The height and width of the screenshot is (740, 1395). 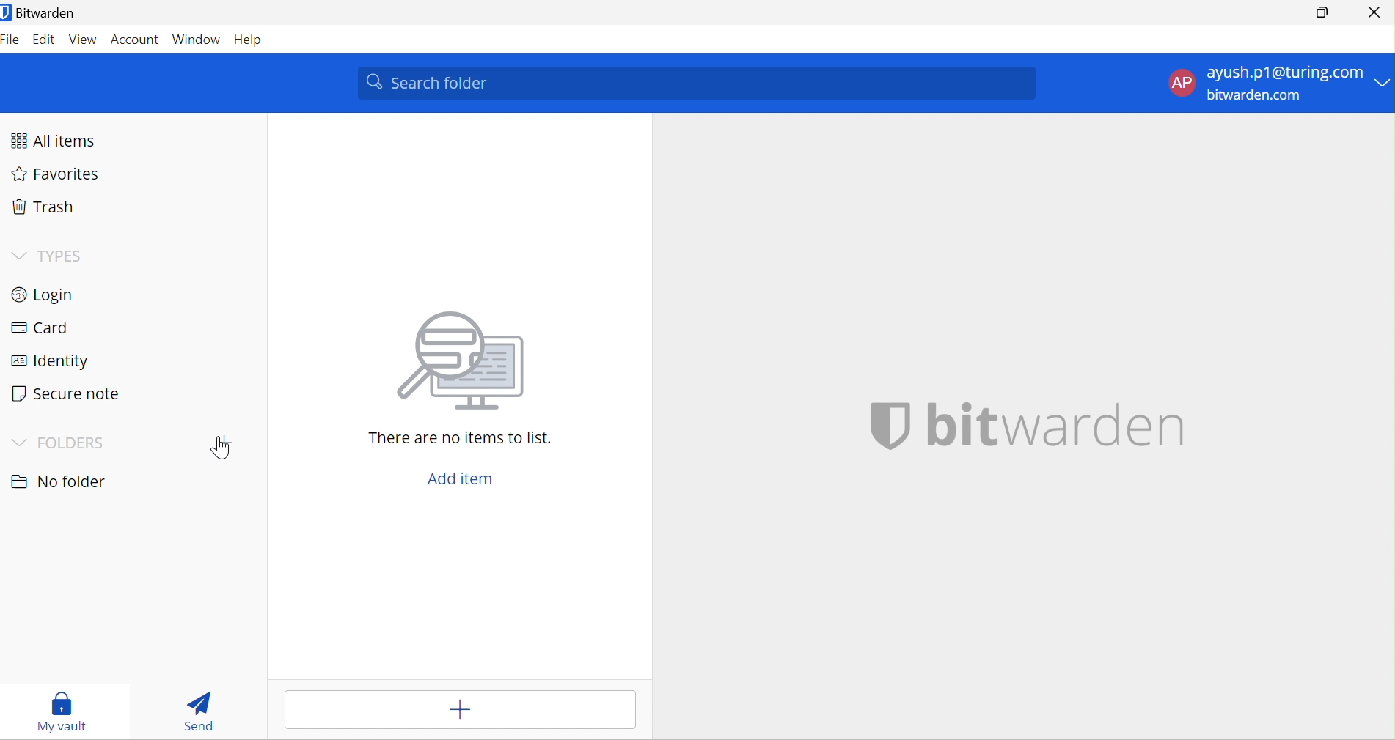 What do you see at coordinates (696, 83) in the screenshot?
I see `Search Folder` at bounding box center [696, 83].